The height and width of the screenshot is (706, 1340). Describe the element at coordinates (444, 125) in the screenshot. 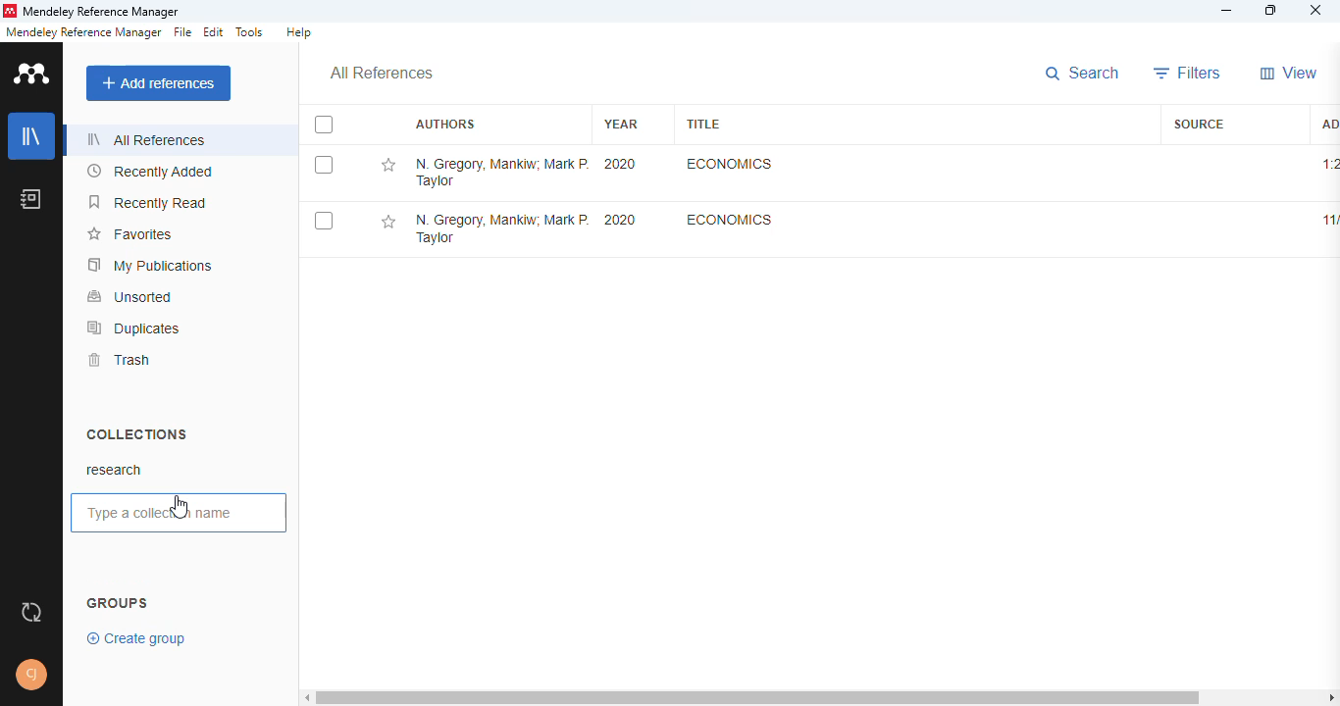

I see `authors` at that location.